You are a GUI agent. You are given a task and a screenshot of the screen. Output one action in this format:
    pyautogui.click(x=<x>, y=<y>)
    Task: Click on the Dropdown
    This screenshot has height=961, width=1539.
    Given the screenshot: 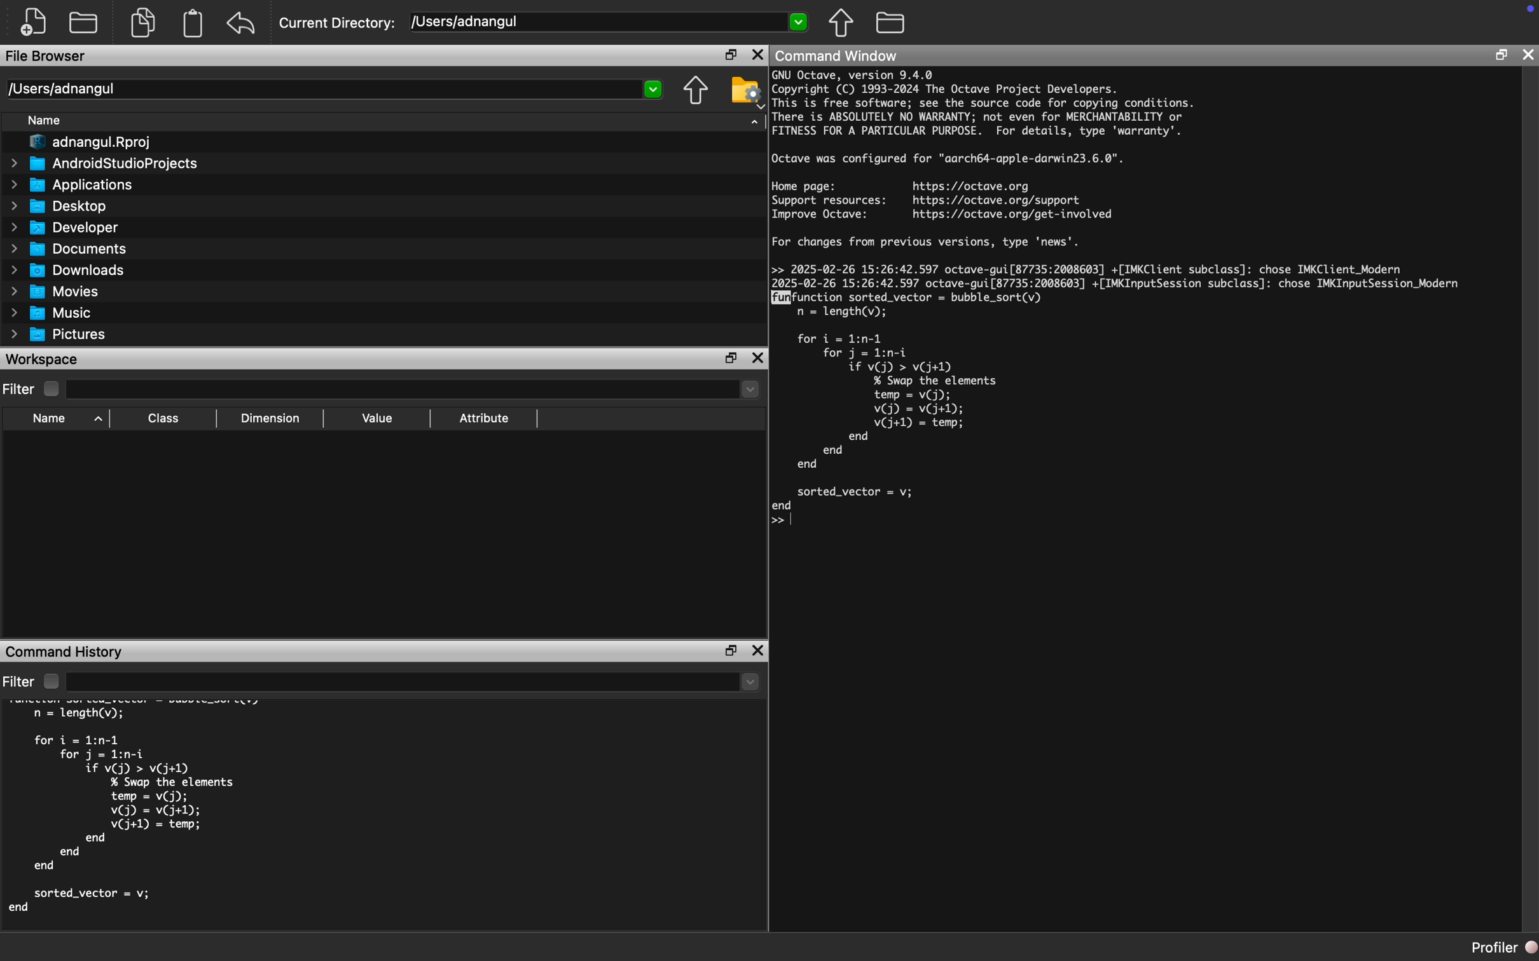 What is the action you would take?
    pyautogui.click(x=415, y=388)
    